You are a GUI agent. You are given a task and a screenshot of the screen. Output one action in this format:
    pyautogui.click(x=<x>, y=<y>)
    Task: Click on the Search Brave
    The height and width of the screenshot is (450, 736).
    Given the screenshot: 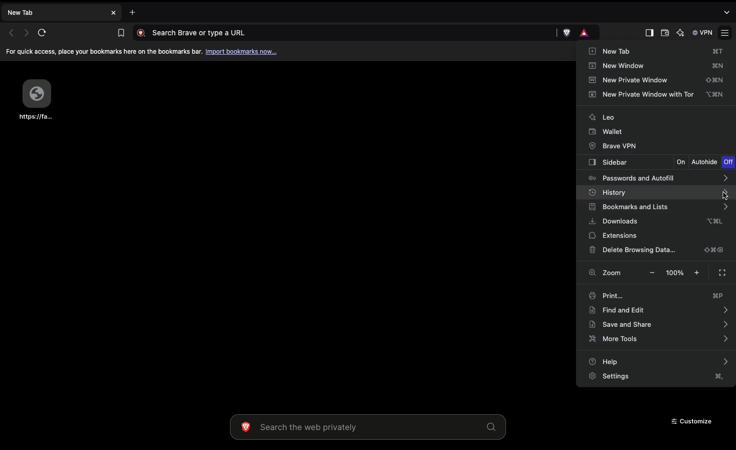 What is the action you would take?
    pyautogui.click(x=343, y=33)
    